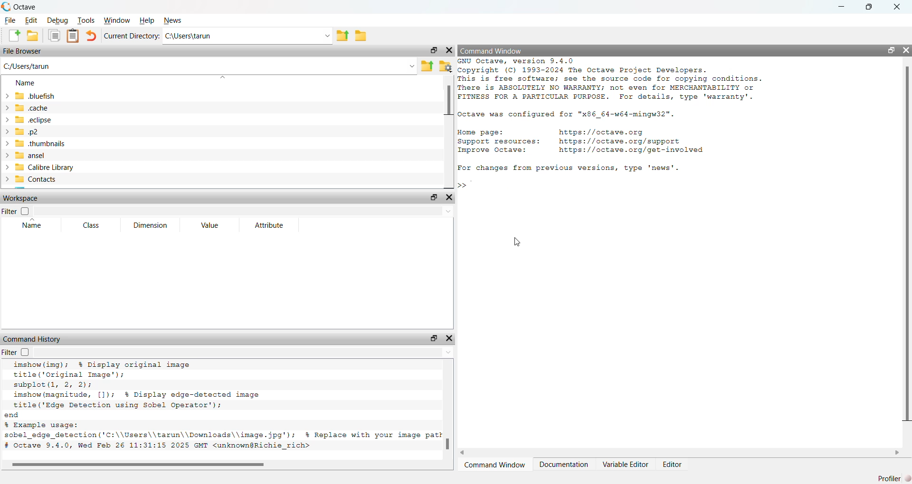  Describe the element at coordinates (24, 51) in the screenshot. I see `File Browser` at that location.